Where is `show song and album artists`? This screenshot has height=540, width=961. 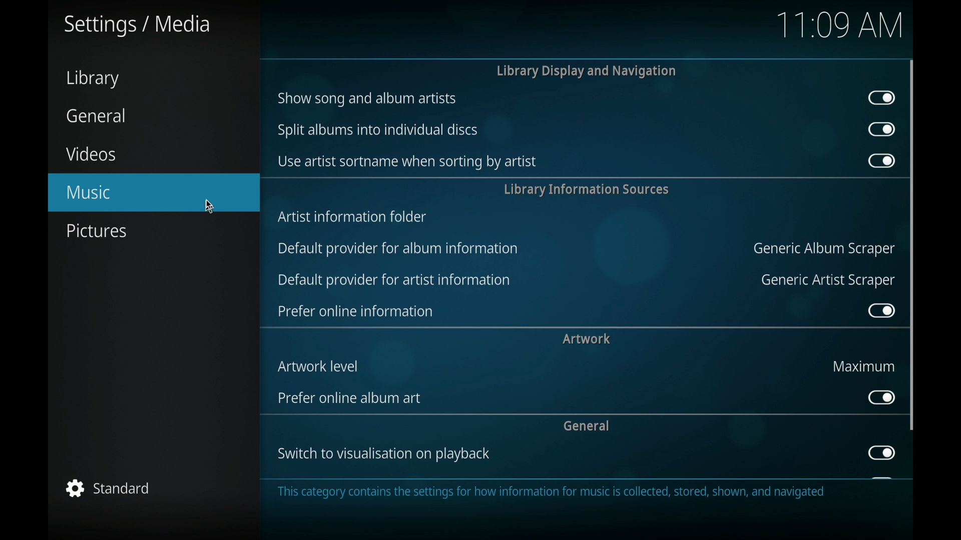 show song and album artists is located at coordinates (366, 99).